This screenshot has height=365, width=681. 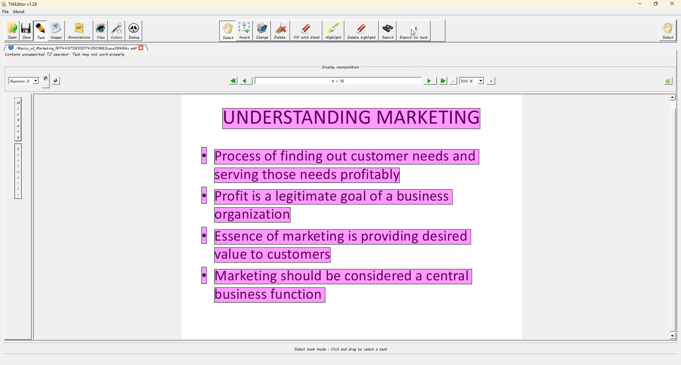 I want to click on images, so click(x=56, y=31).